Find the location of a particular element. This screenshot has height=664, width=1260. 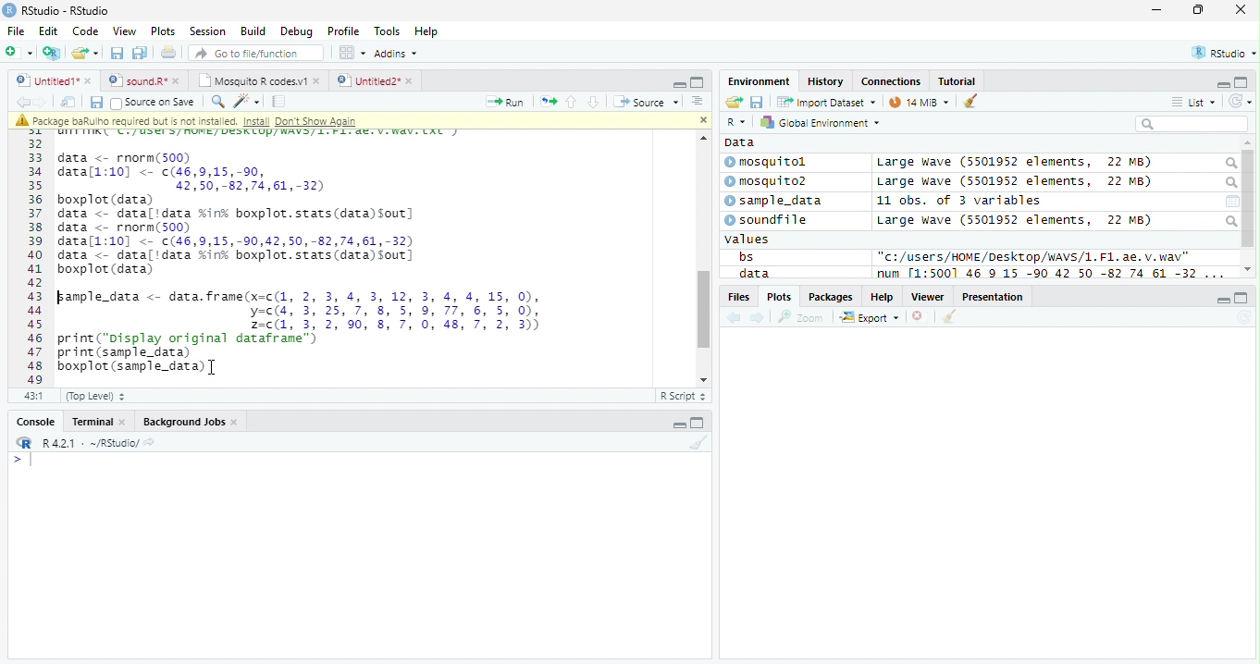

search is located at coordinates (1230, 221).